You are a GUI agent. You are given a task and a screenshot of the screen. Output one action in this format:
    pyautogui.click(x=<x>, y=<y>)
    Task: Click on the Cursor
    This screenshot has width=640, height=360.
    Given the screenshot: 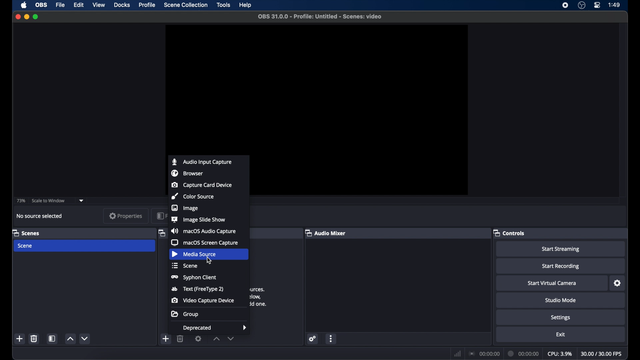 What is the action you would take?
    pyautogui.click(x=209, y=260)
    